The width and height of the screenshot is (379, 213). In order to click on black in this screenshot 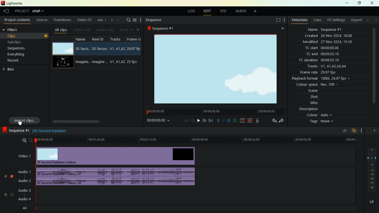, I will do `click(37, 131)`.